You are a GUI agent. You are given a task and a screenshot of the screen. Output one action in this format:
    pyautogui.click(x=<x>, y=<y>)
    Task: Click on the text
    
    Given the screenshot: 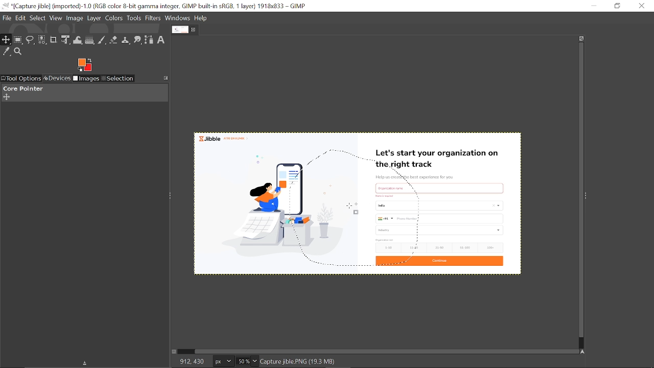 What is the action you would take?
    pyautogui.click(x=398, y=188)
    